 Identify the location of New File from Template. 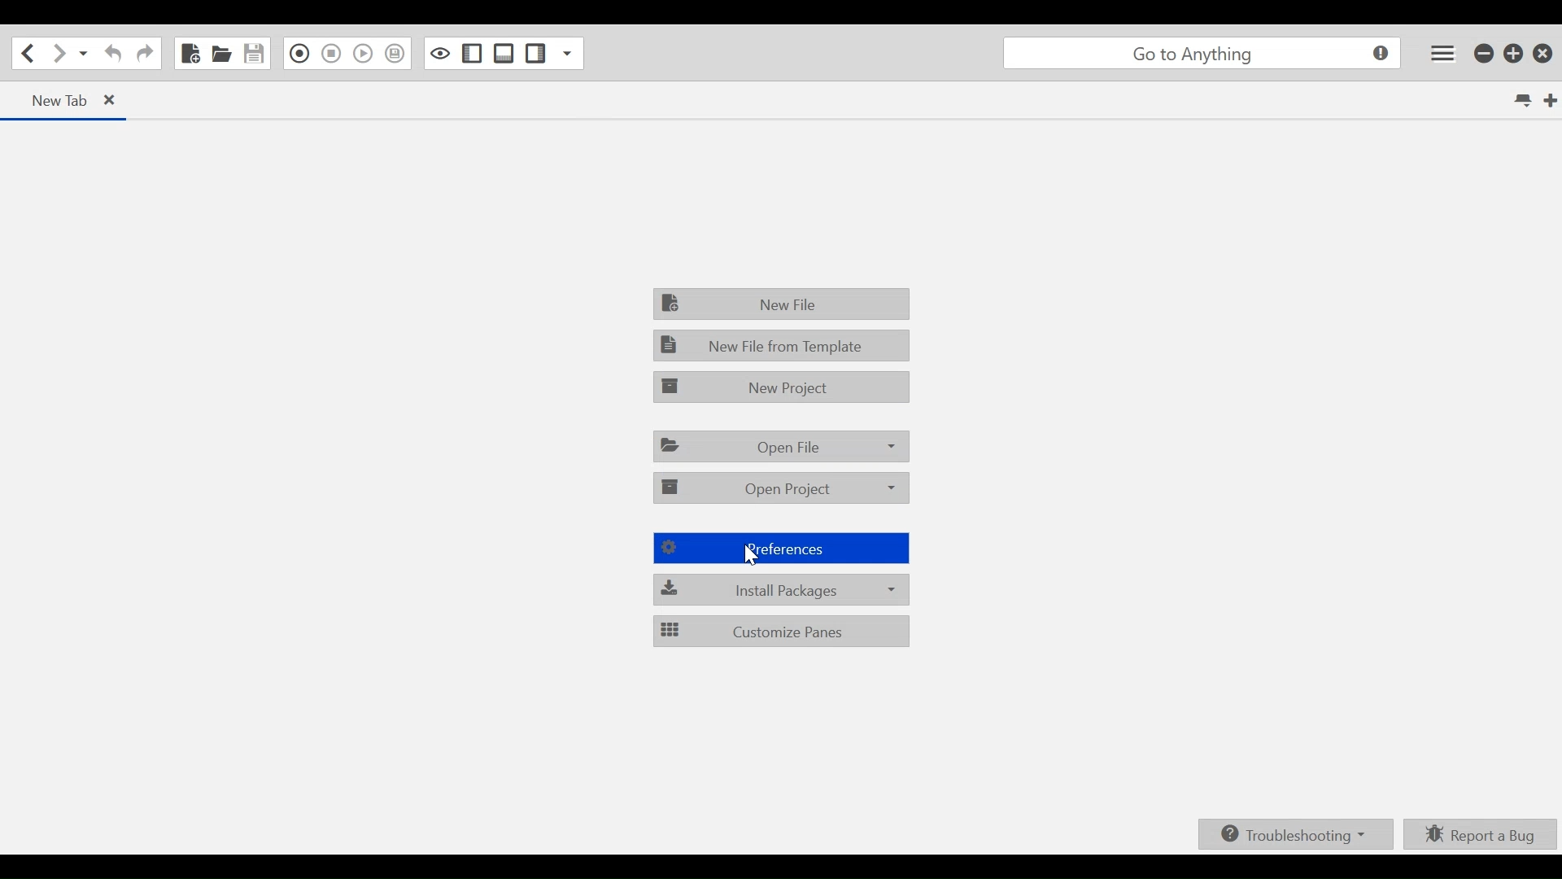
(783, 347).